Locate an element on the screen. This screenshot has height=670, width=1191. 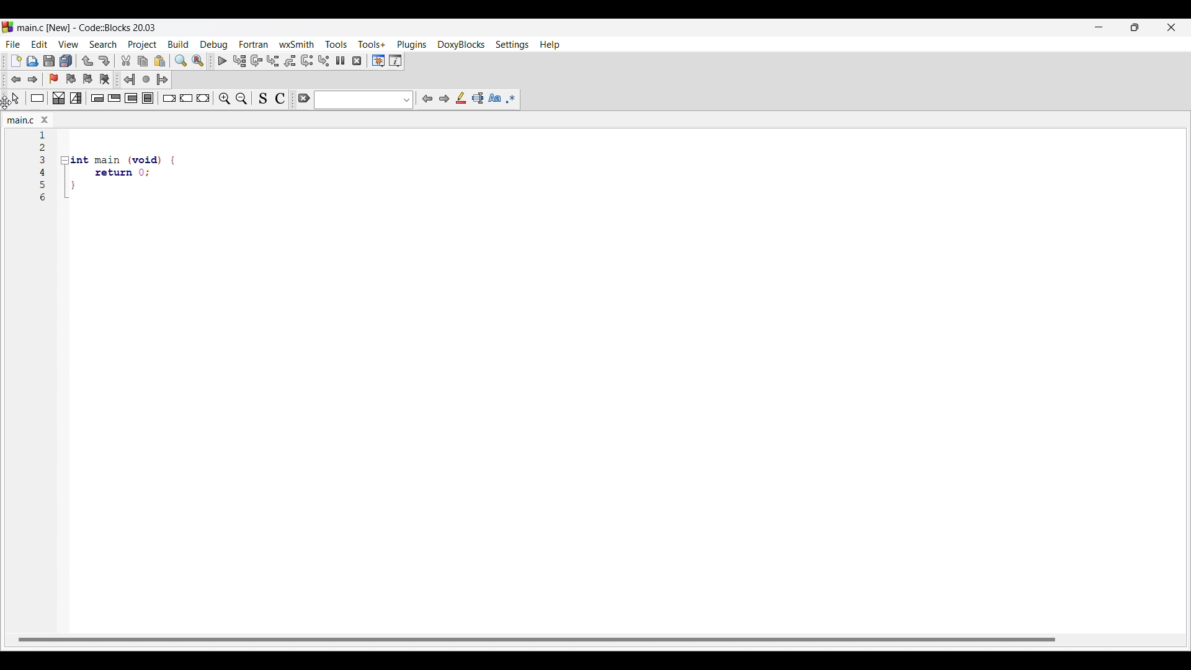
Redo is located at coordinates (104, 61).